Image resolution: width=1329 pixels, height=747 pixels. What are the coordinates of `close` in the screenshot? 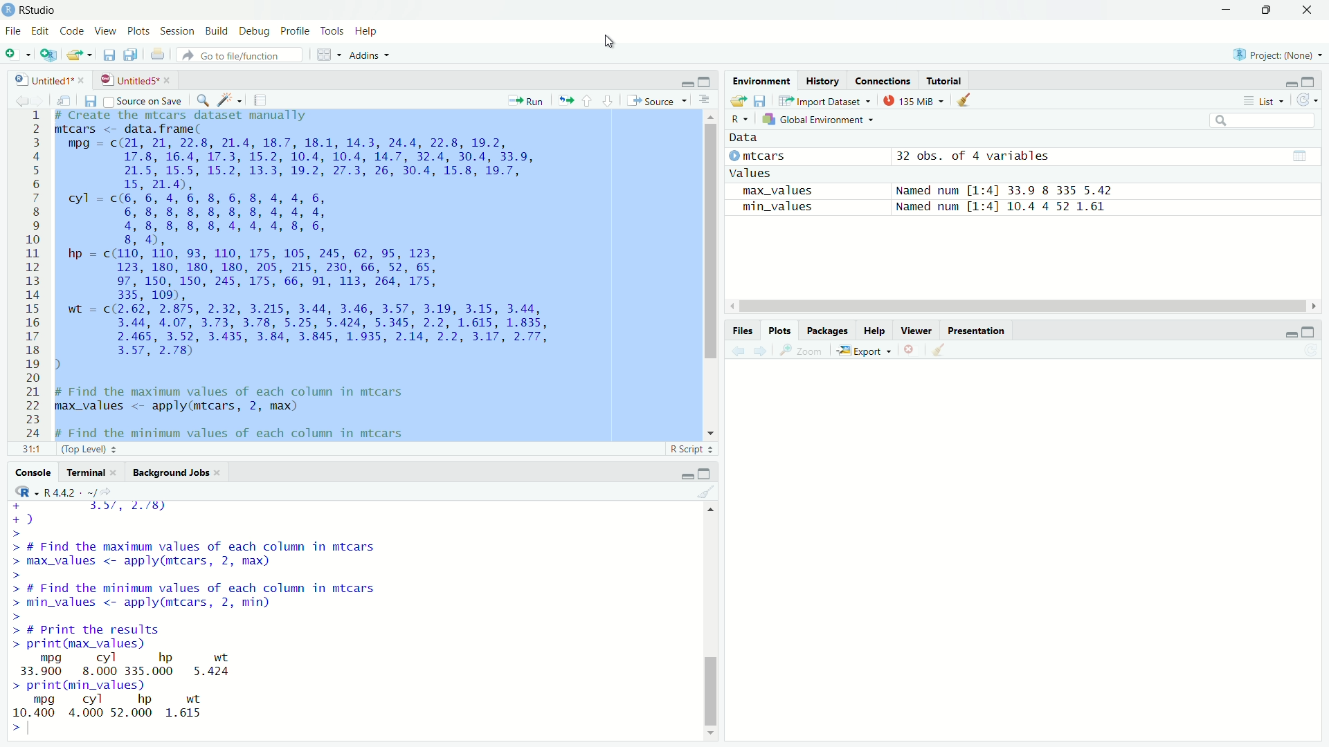 It's located at (1311, 10).